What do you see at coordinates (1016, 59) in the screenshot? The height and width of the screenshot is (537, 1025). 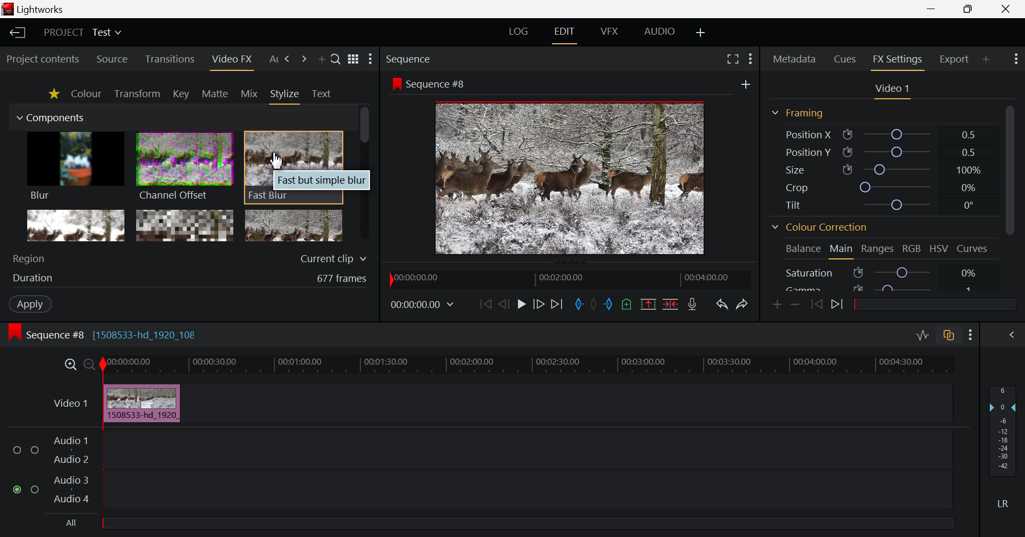 I see `Show Settings` at bounding box center [1016, 59].